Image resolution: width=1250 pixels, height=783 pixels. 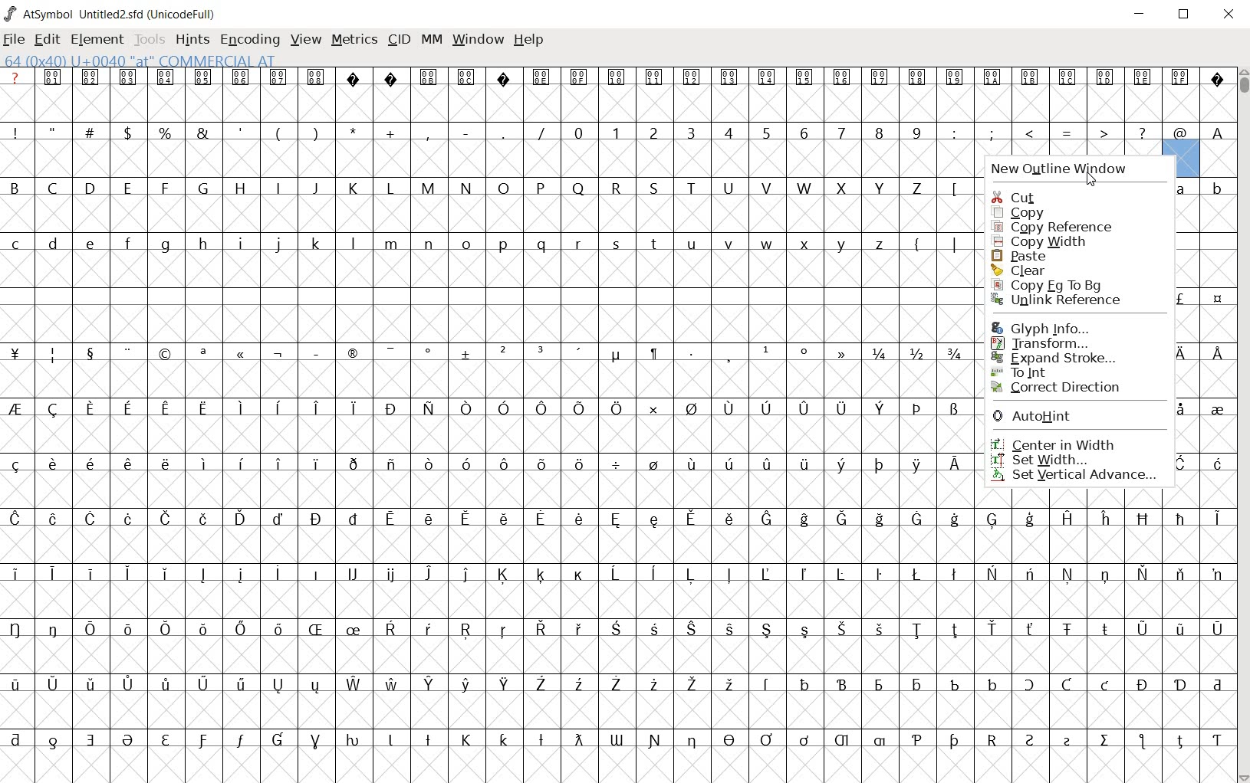 I want to click on HELP, so click(x=529, y=41).